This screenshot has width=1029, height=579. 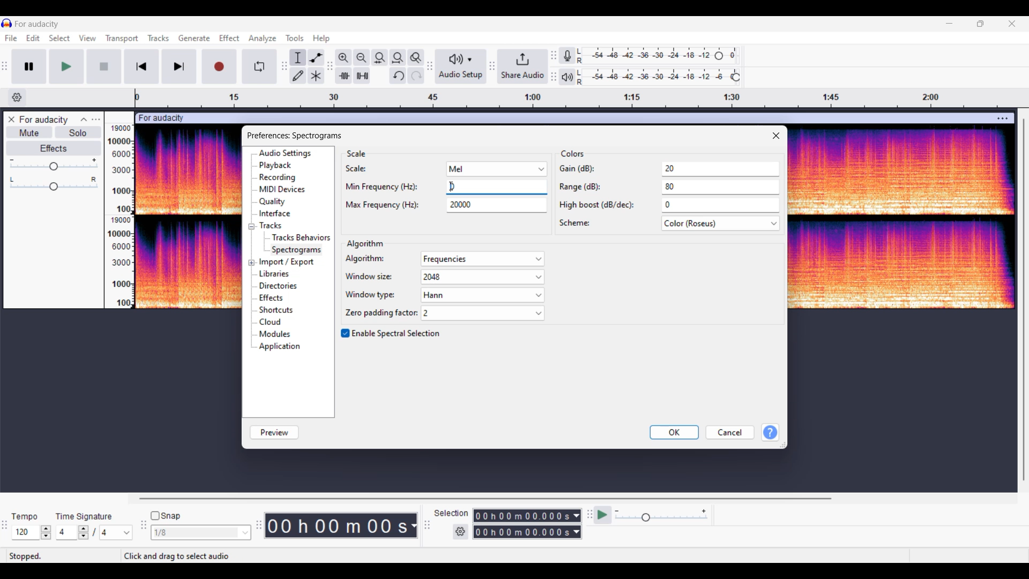 I want to click on Selection tool, so click(x=299, y=58).